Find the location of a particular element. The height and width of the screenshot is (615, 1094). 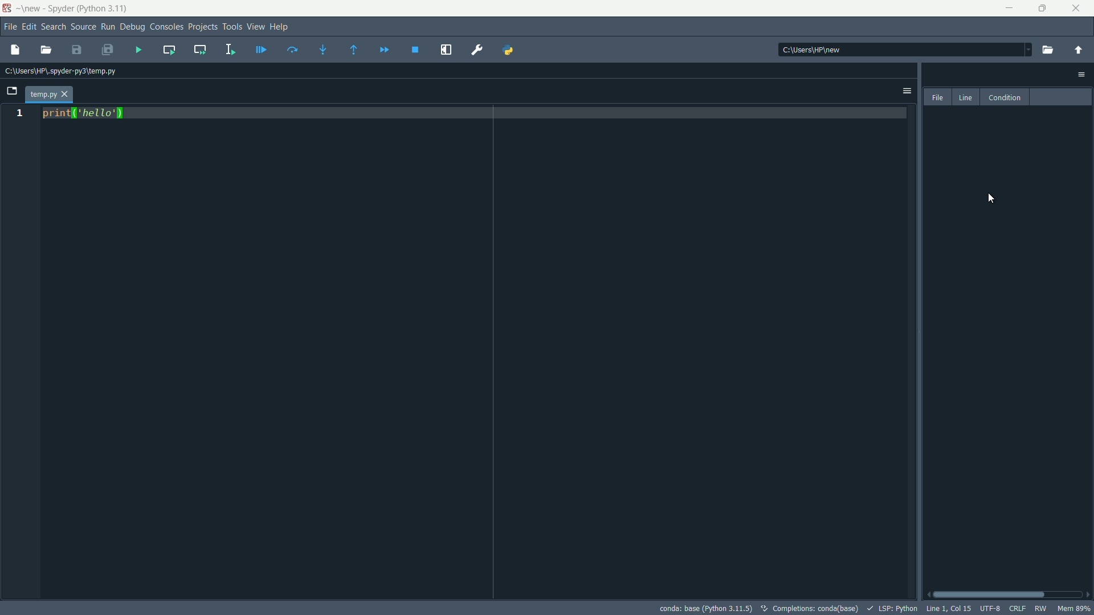

stop debugging is located at coordinates (414, 50).